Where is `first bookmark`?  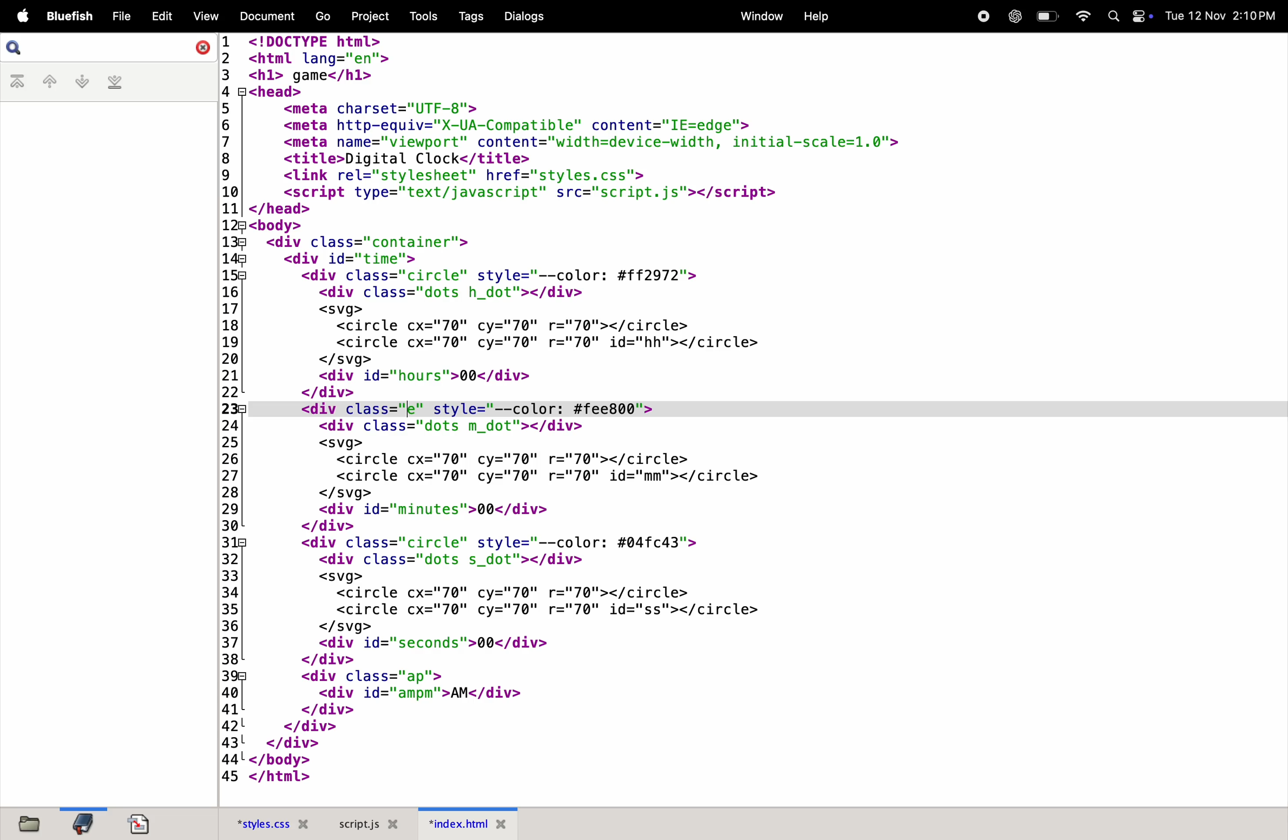
first bookmark is located at coordinates (17, 83).